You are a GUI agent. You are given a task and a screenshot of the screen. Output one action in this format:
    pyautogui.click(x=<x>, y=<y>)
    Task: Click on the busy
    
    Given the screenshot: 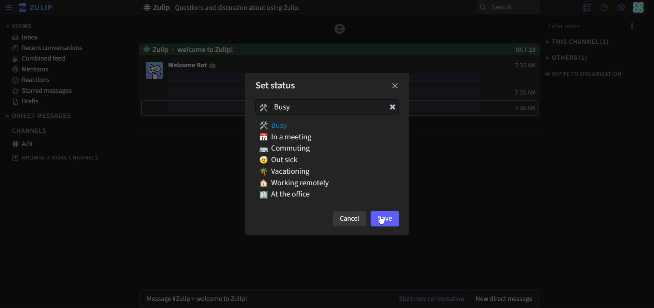 What is the action you would take?
    pyautogui.click(x=276, y=125)
    